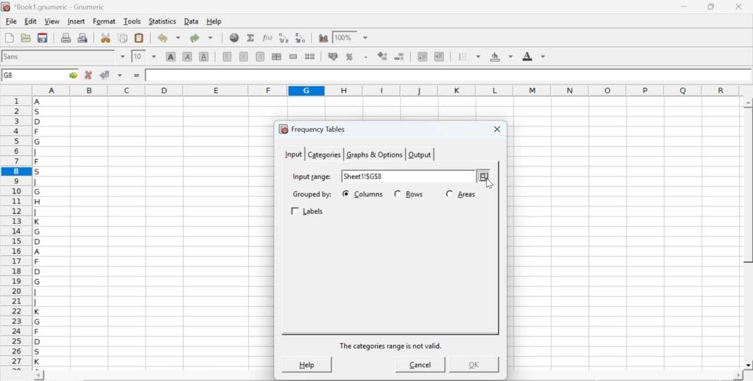 Image resolution: width=753 pixels, height=381 pixels. What do you see at coordinates (311, 176) in the screenshot?
I see `input range:` at bounding box center [311, 176].